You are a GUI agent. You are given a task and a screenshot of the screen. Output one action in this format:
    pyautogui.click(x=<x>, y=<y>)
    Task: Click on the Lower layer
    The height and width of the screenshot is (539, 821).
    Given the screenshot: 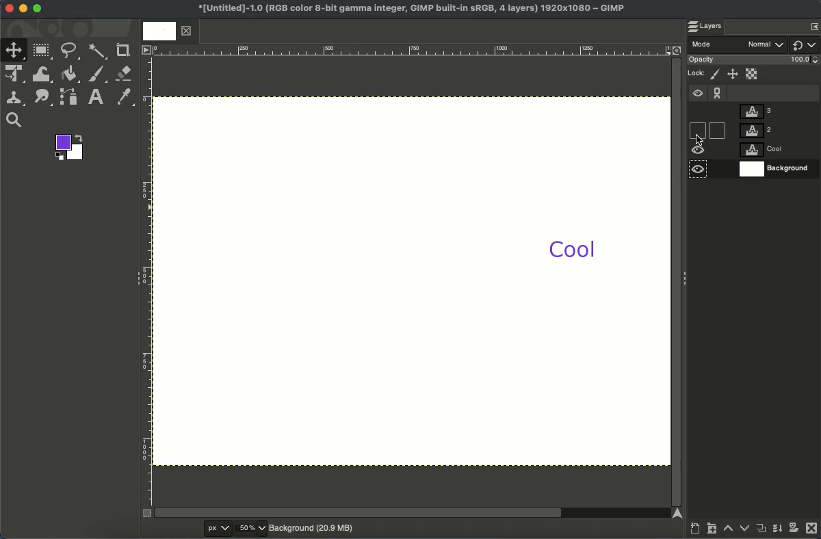 What is the action you would take?
    pyautogui.click(x=744, y=530)
    